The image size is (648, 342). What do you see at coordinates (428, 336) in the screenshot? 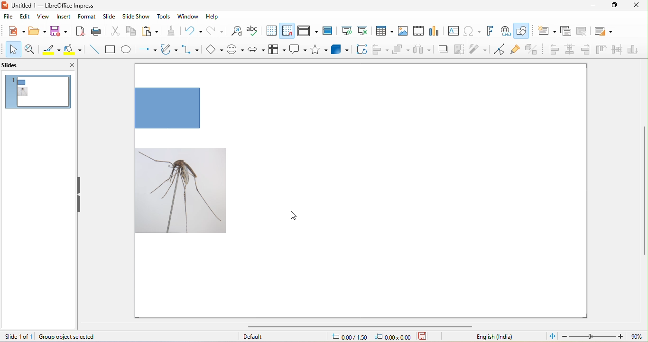
I see `standard selection` at bounding box center [428, 336].